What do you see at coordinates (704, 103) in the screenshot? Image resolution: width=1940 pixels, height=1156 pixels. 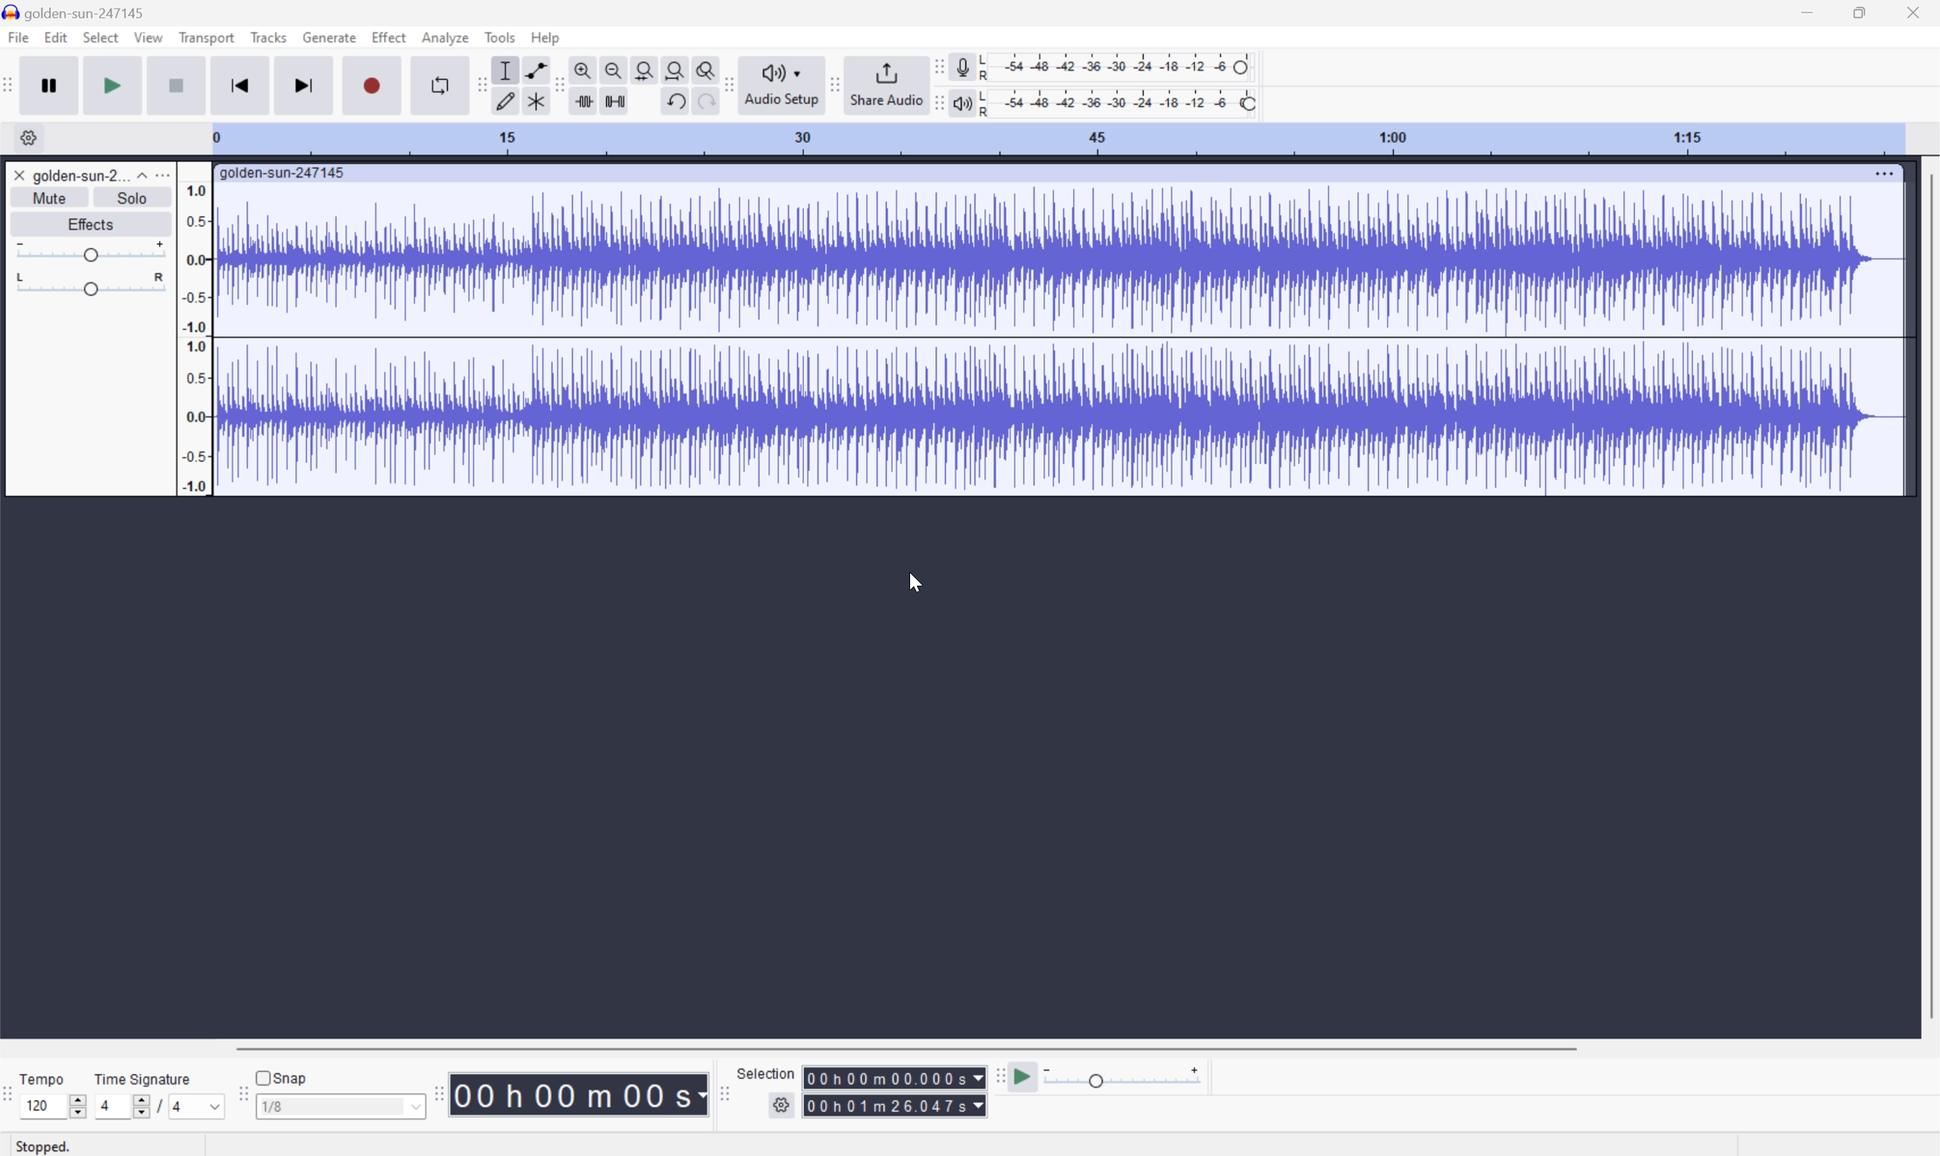 I see `Redo` at bounding box center [704, 103].